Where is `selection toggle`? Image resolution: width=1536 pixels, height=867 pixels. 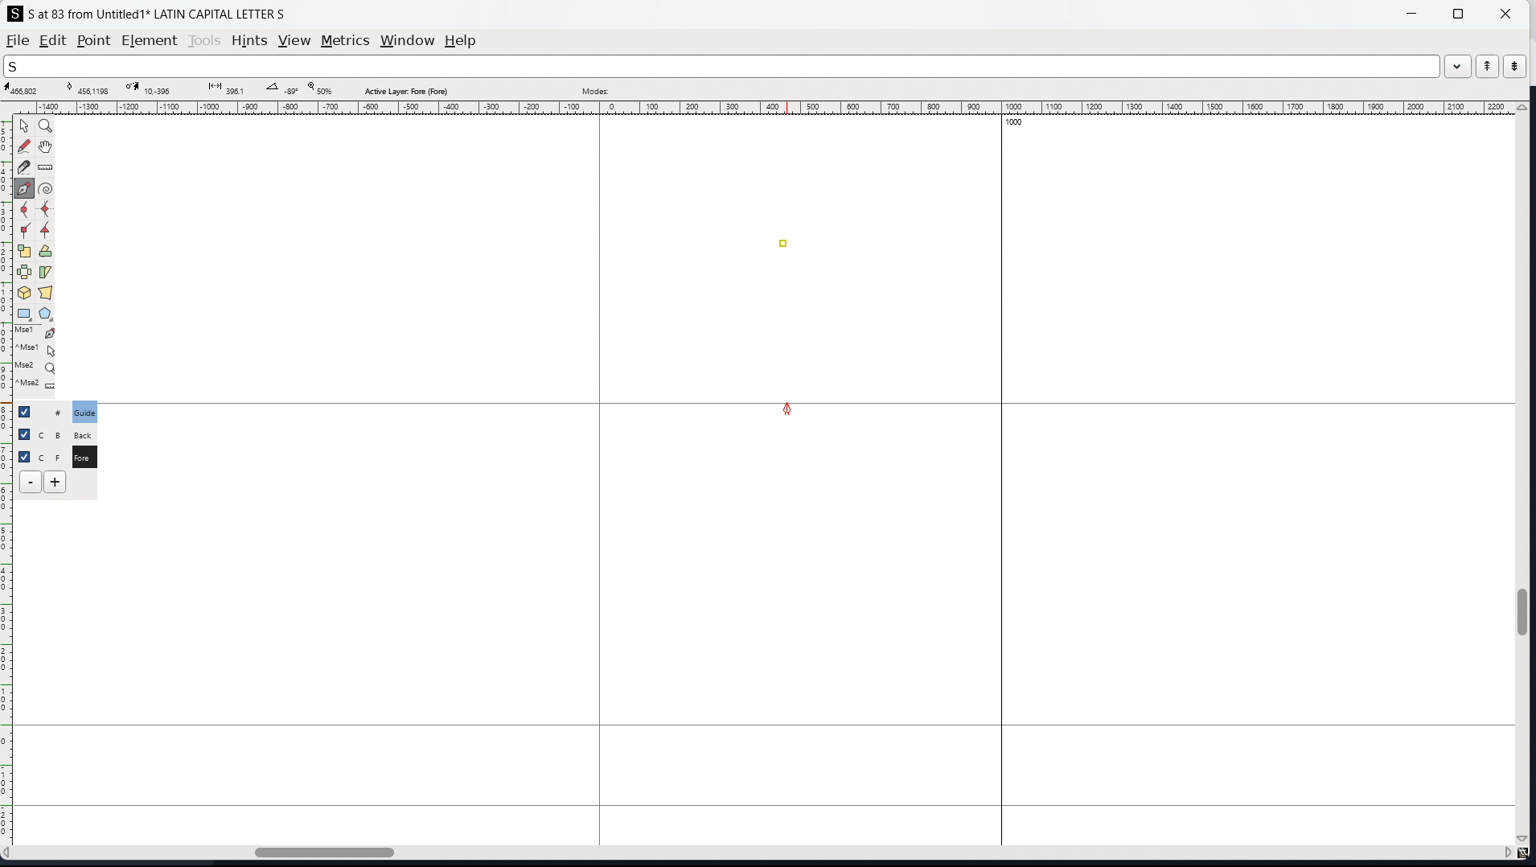 selection toggle is located at coordinates (26, 455).